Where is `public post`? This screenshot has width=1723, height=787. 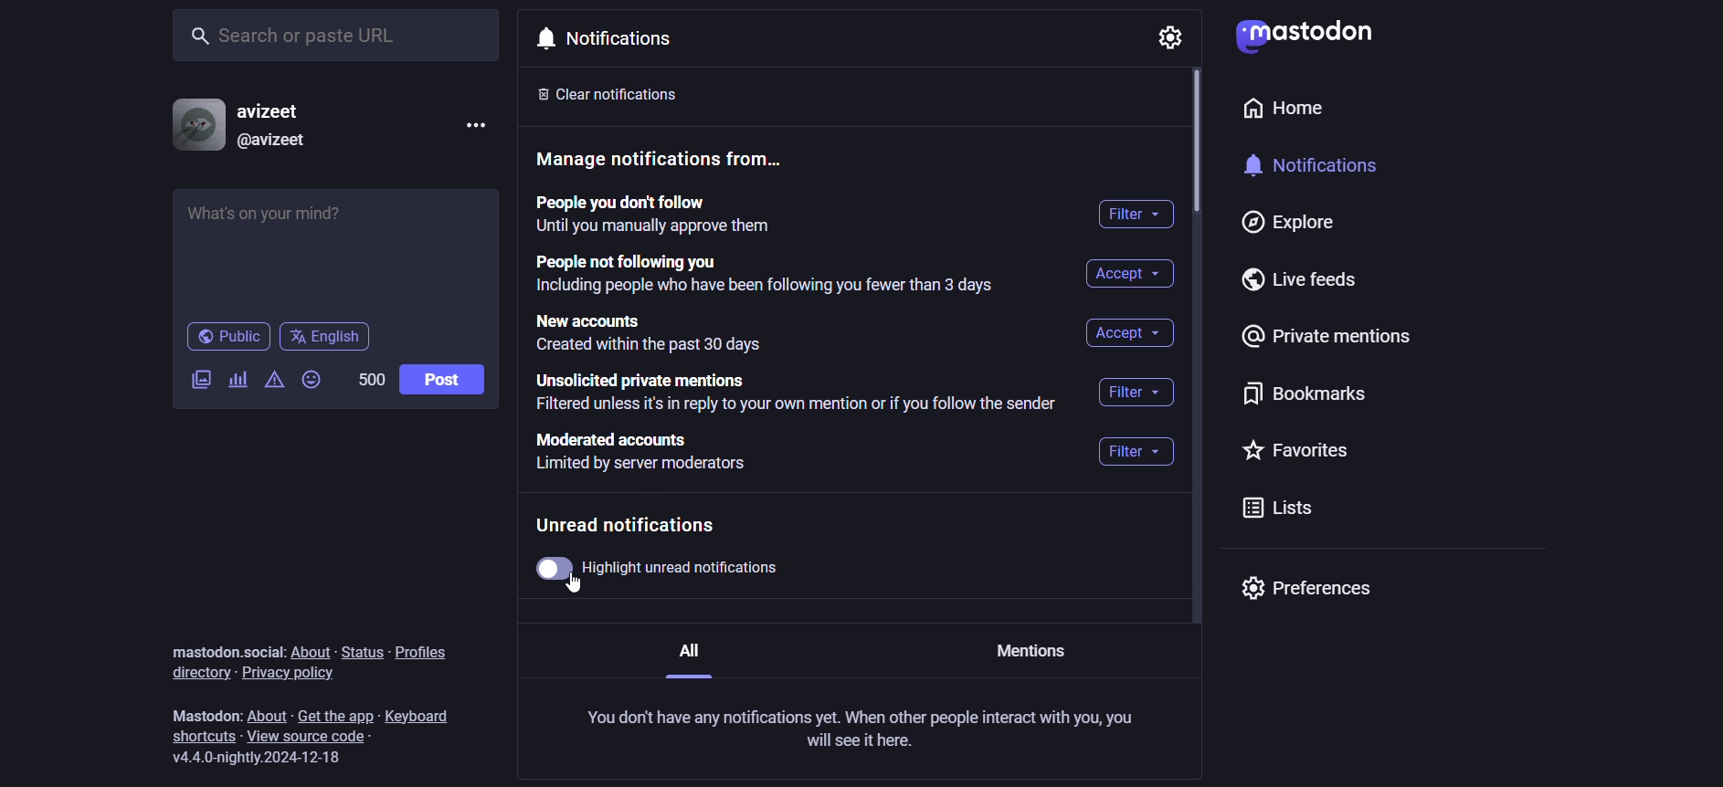 public post is located at coordinates (227, 338).